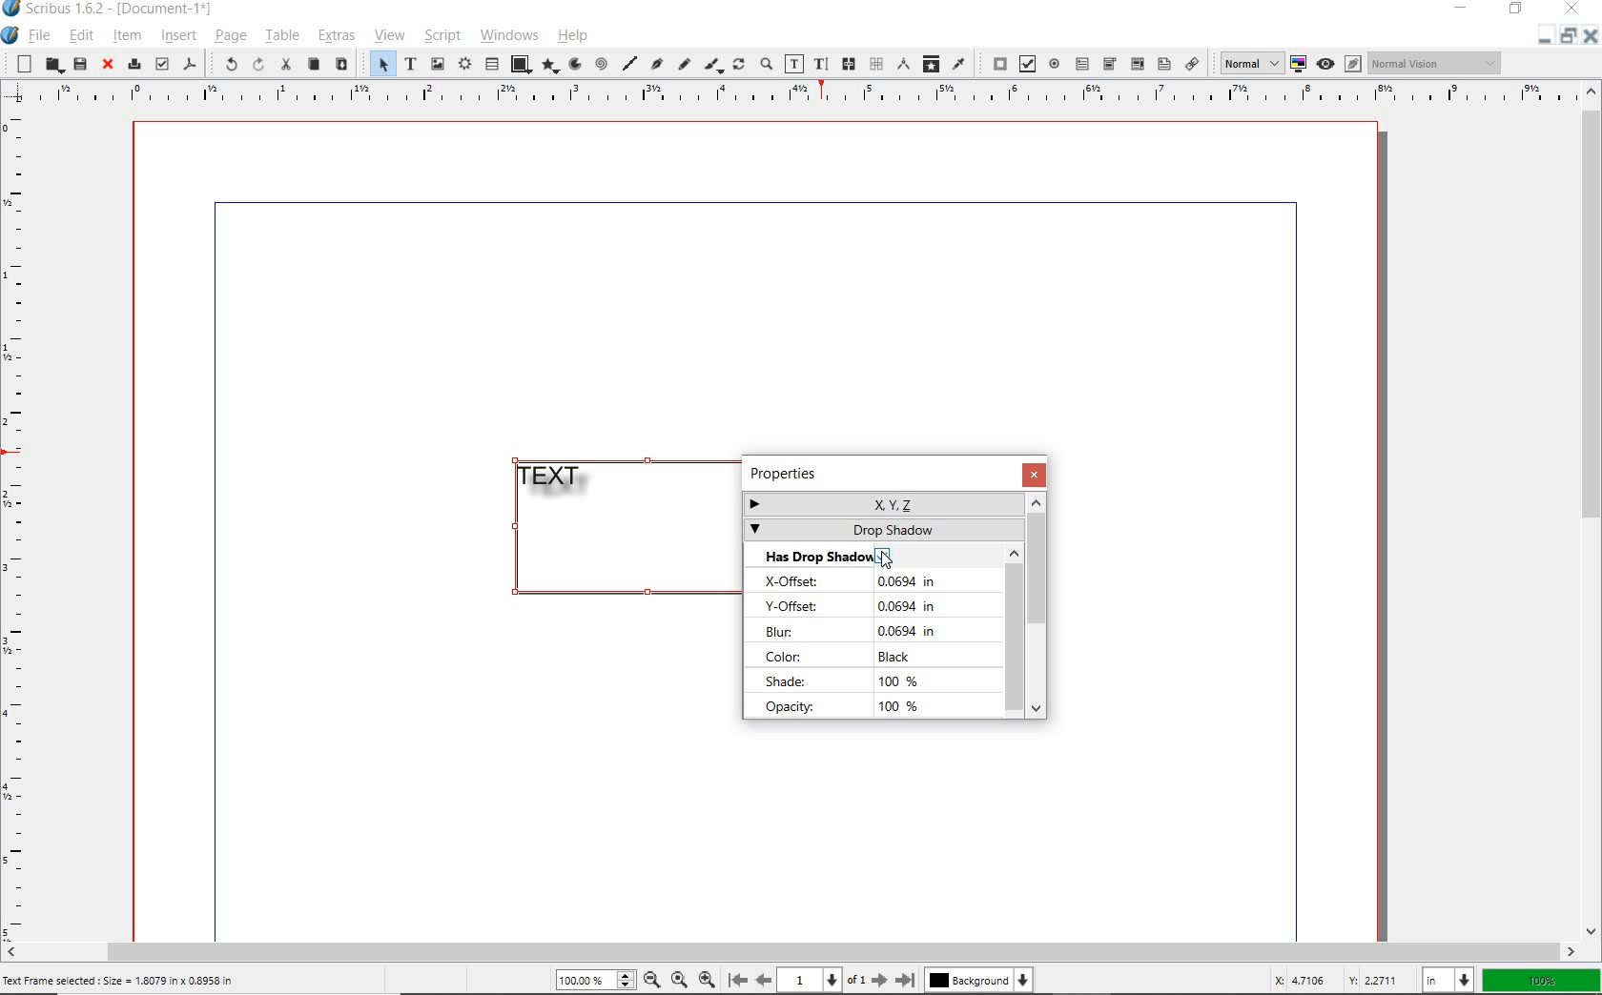 The height and width of the screenshot is (995, 1602). What do you see at coordinates (442, 34) in the screenshot?
I see `script` at bounding box center [442, 34].